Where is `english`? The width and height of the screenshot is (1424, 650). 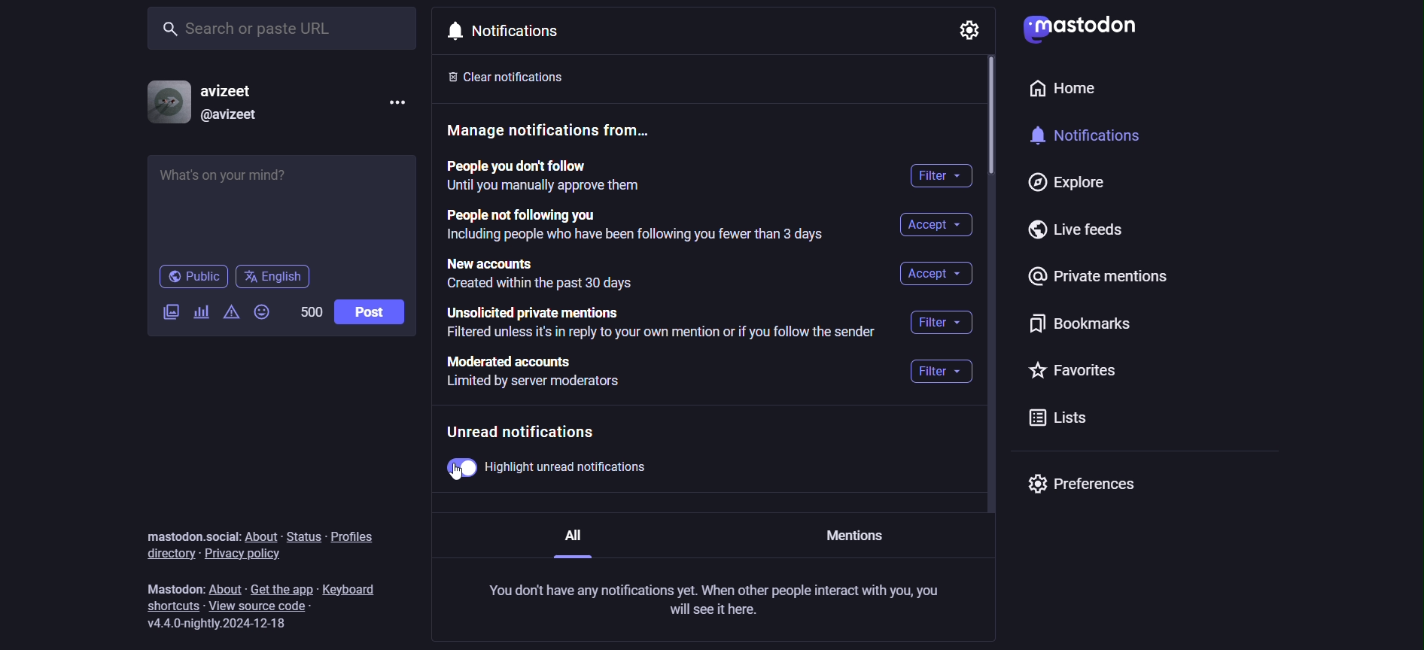
english is located at coordinates (274, 277).